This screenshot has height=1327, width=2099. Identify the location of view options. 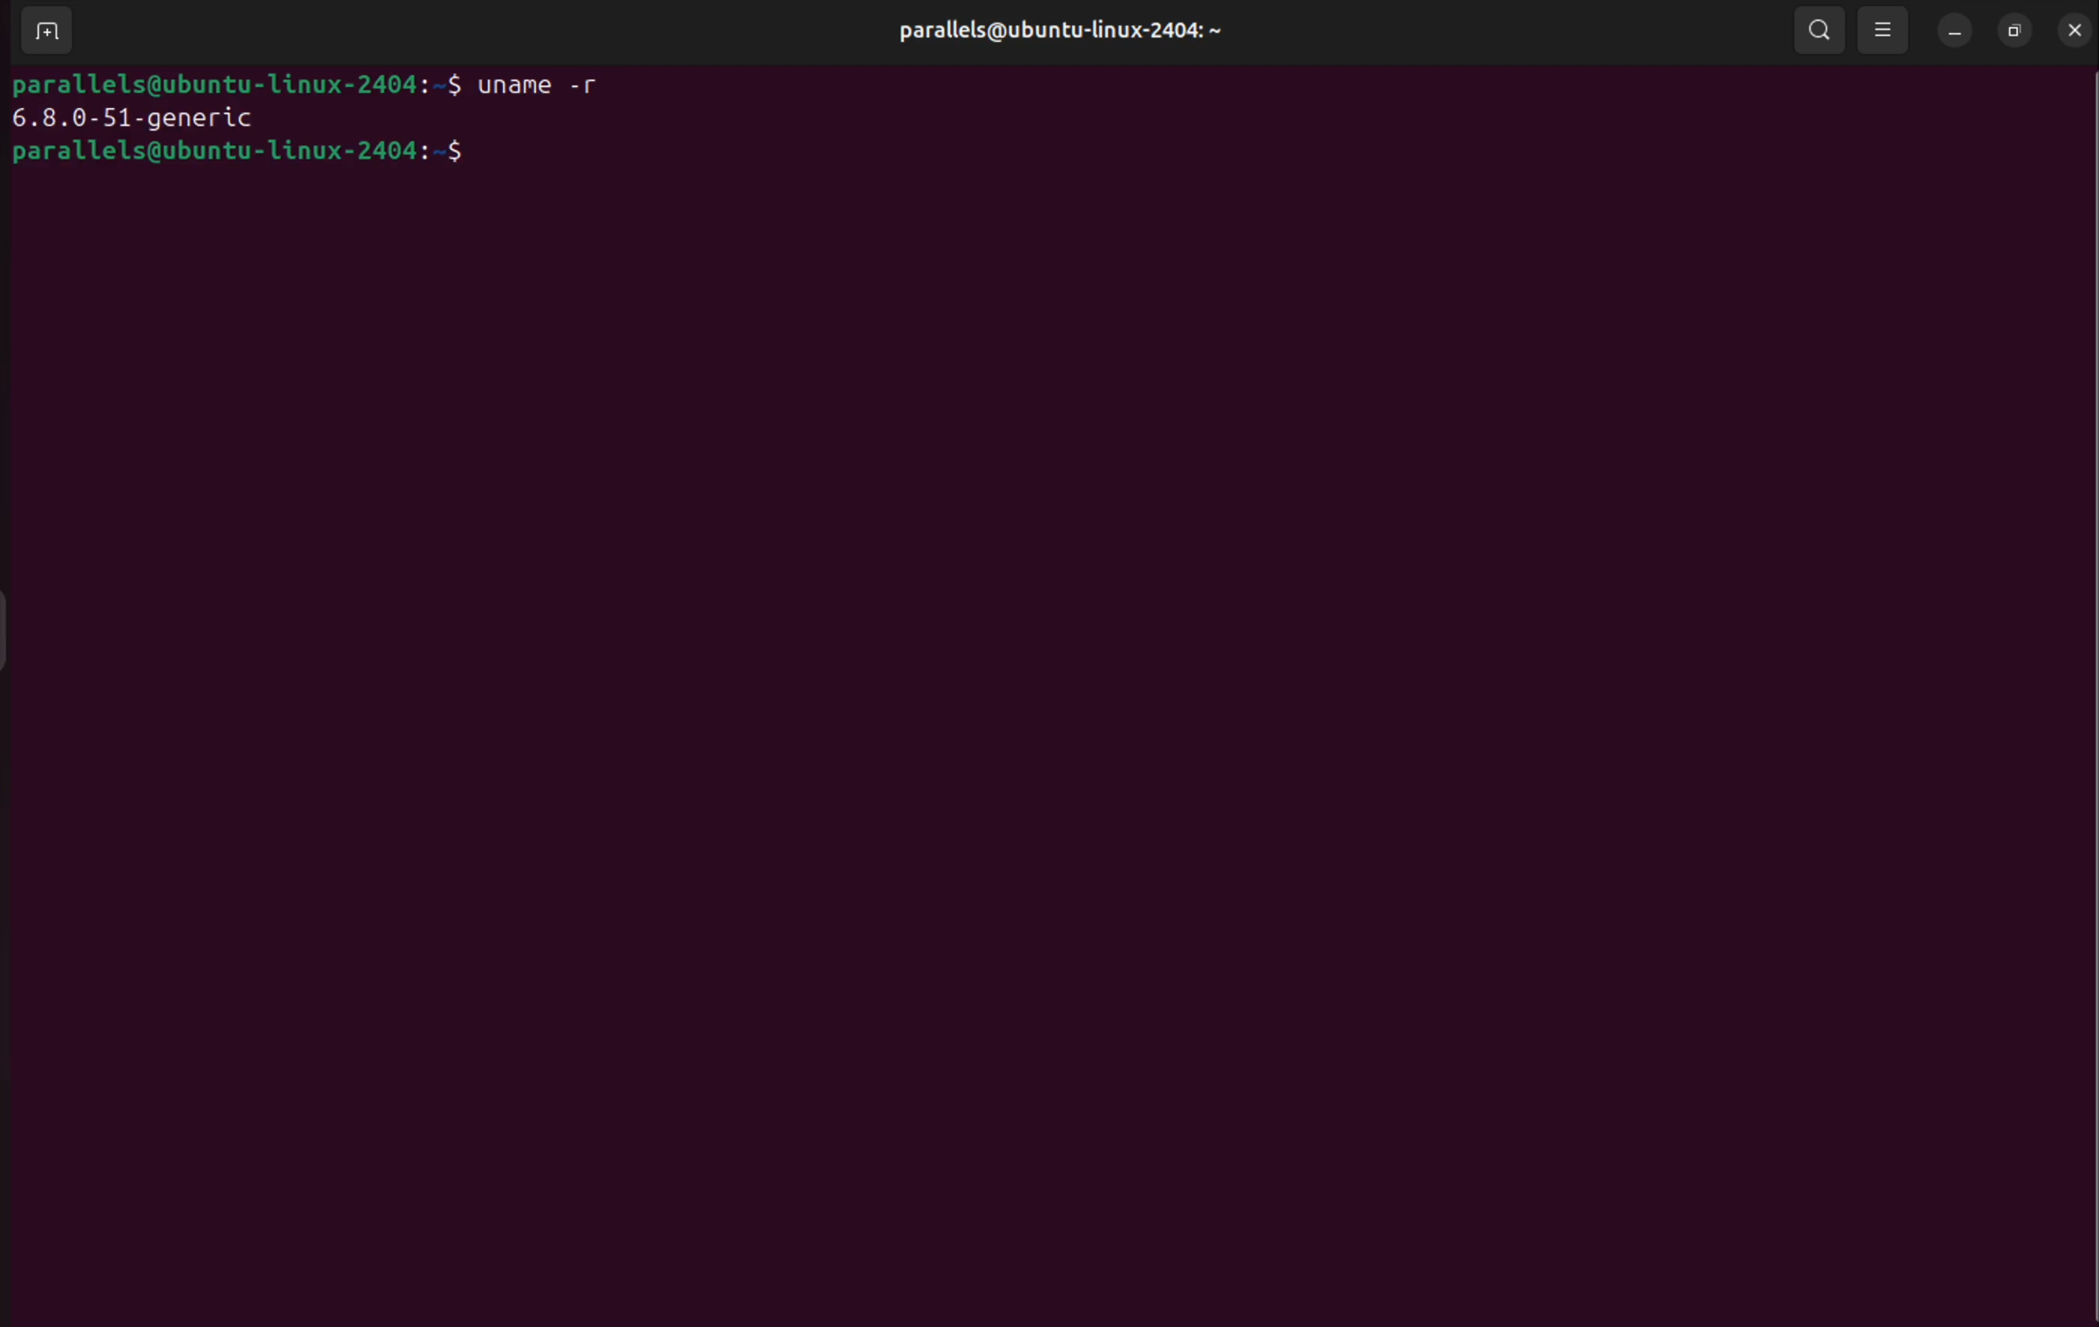
(1887, 30).